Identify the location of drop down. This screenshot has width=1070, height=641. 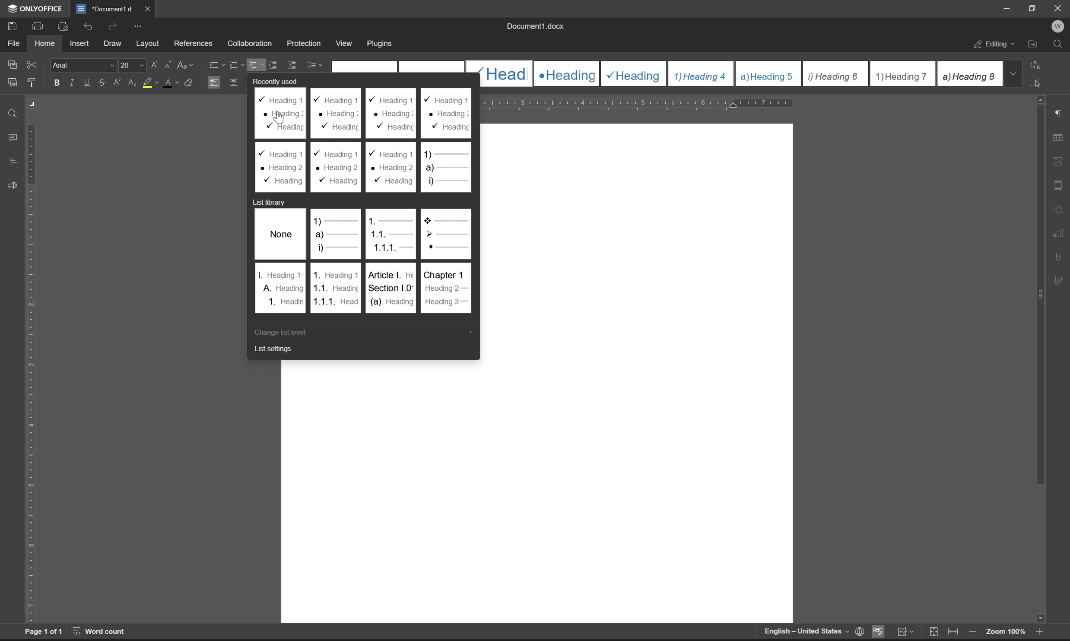
(1013, 73).